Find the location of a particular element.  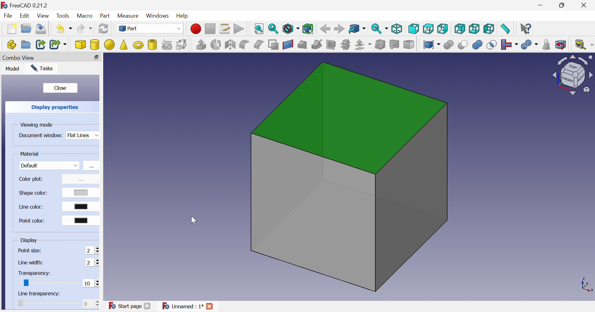

Line transparency is located at coordinates (39, 294).